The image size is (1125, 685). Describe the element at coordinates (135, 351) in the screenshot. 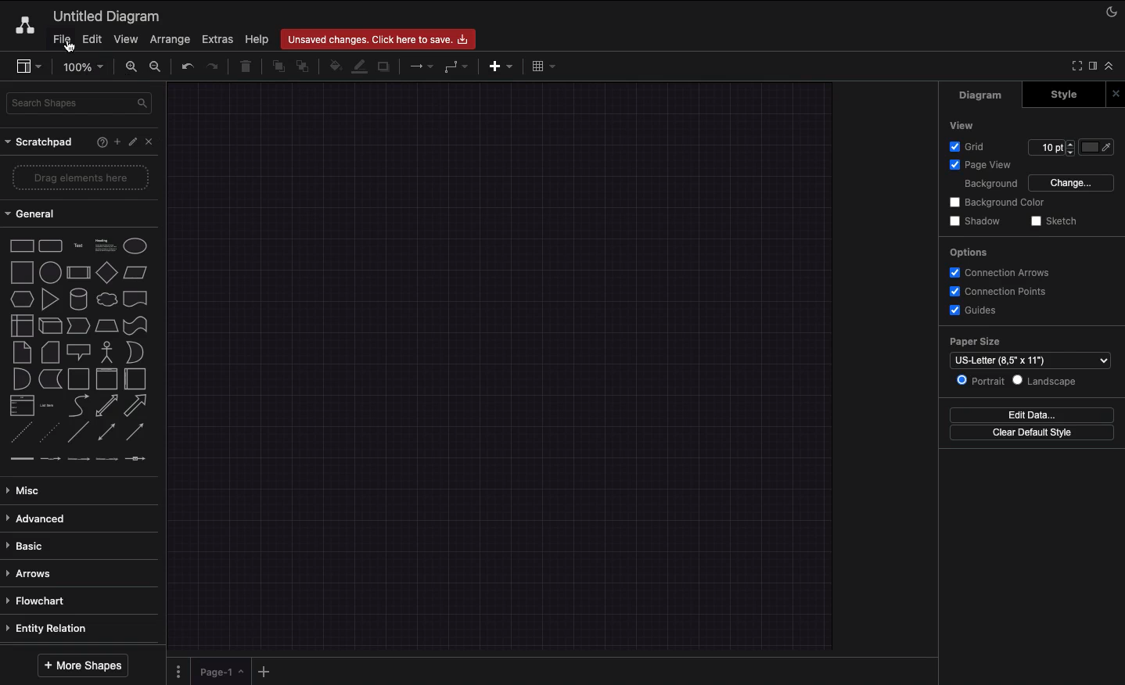

I see `Or` at that location.